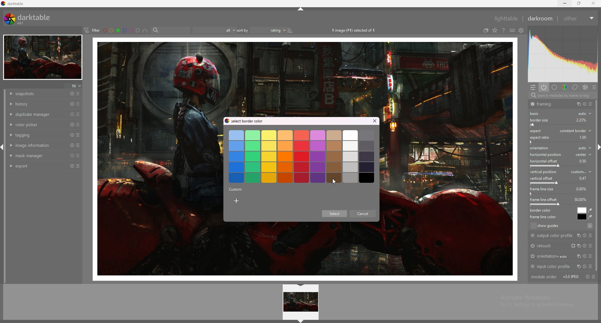  I want to click on define shortcuts, so click(512, 30).